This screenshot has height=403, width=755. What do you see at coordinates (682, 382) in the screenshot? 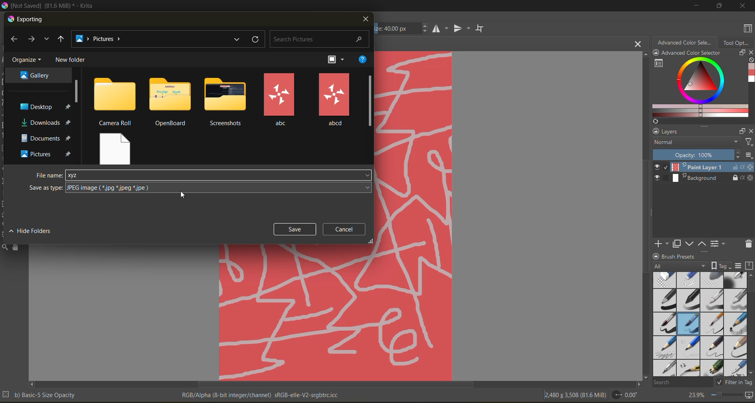
I see `search` at bounding box center [682, 382].